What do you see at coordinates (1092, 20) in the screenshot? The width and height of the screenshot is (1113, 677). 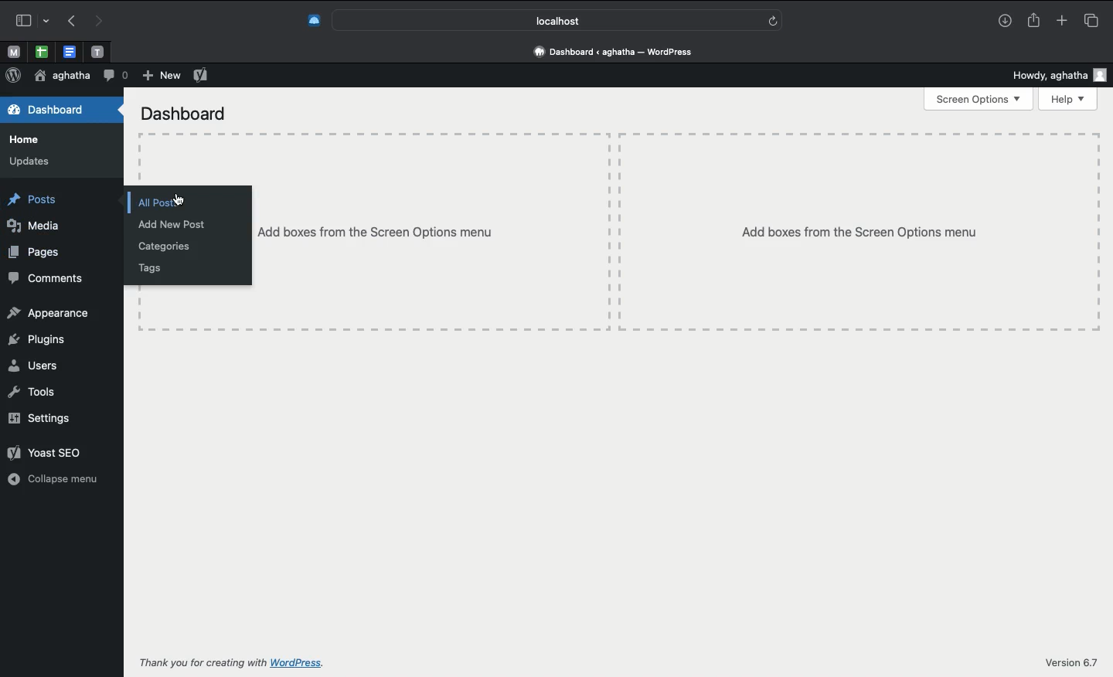 I see `Tabs` at bounding box center [1092, 20].